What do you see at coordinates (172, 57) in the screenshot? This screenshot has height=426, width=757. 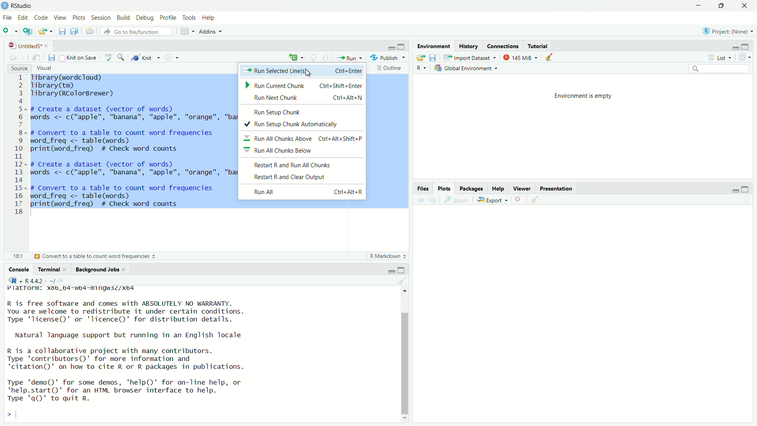 I see `Settings` at bounding box center [172, 57].